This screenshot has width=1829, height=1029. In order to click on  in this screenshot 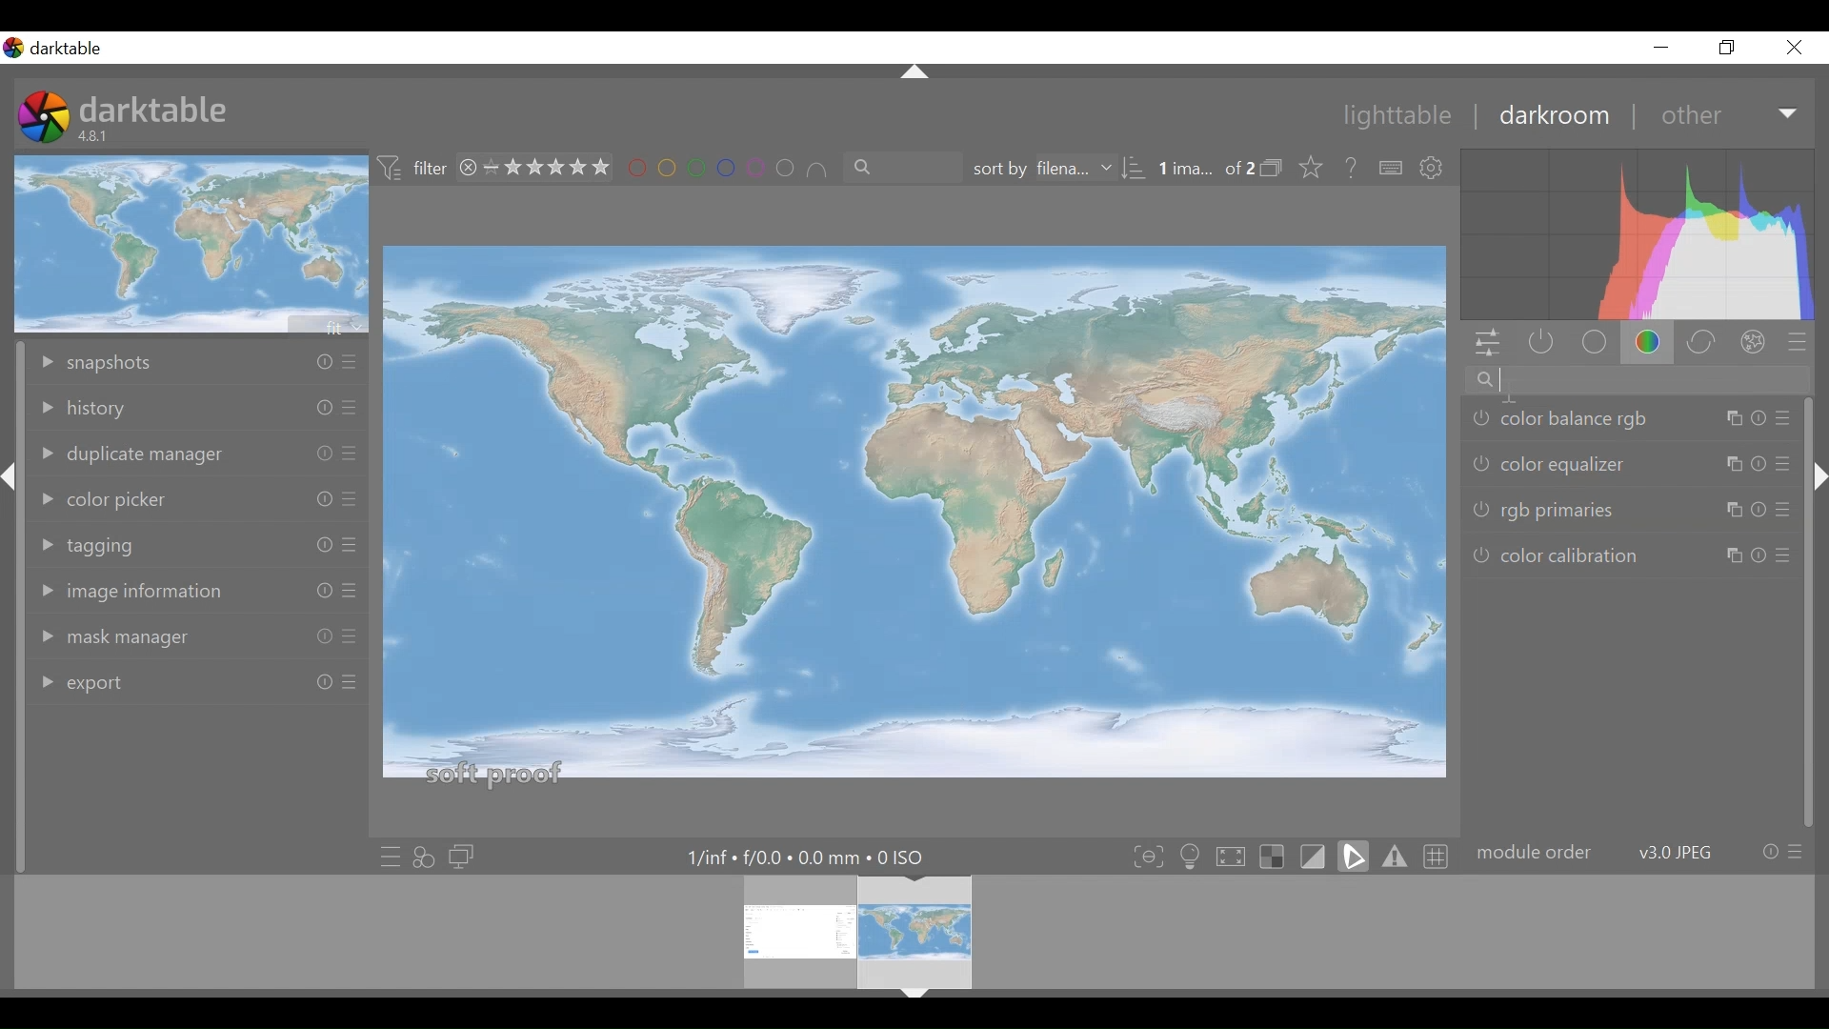, I will do `click(319, 453)`.